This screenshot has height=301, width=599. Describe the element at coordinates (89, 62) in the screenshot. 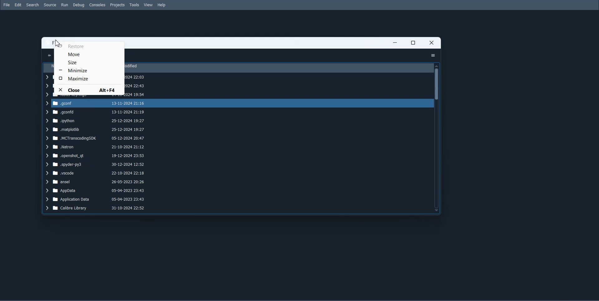

I see `Size` at that location.